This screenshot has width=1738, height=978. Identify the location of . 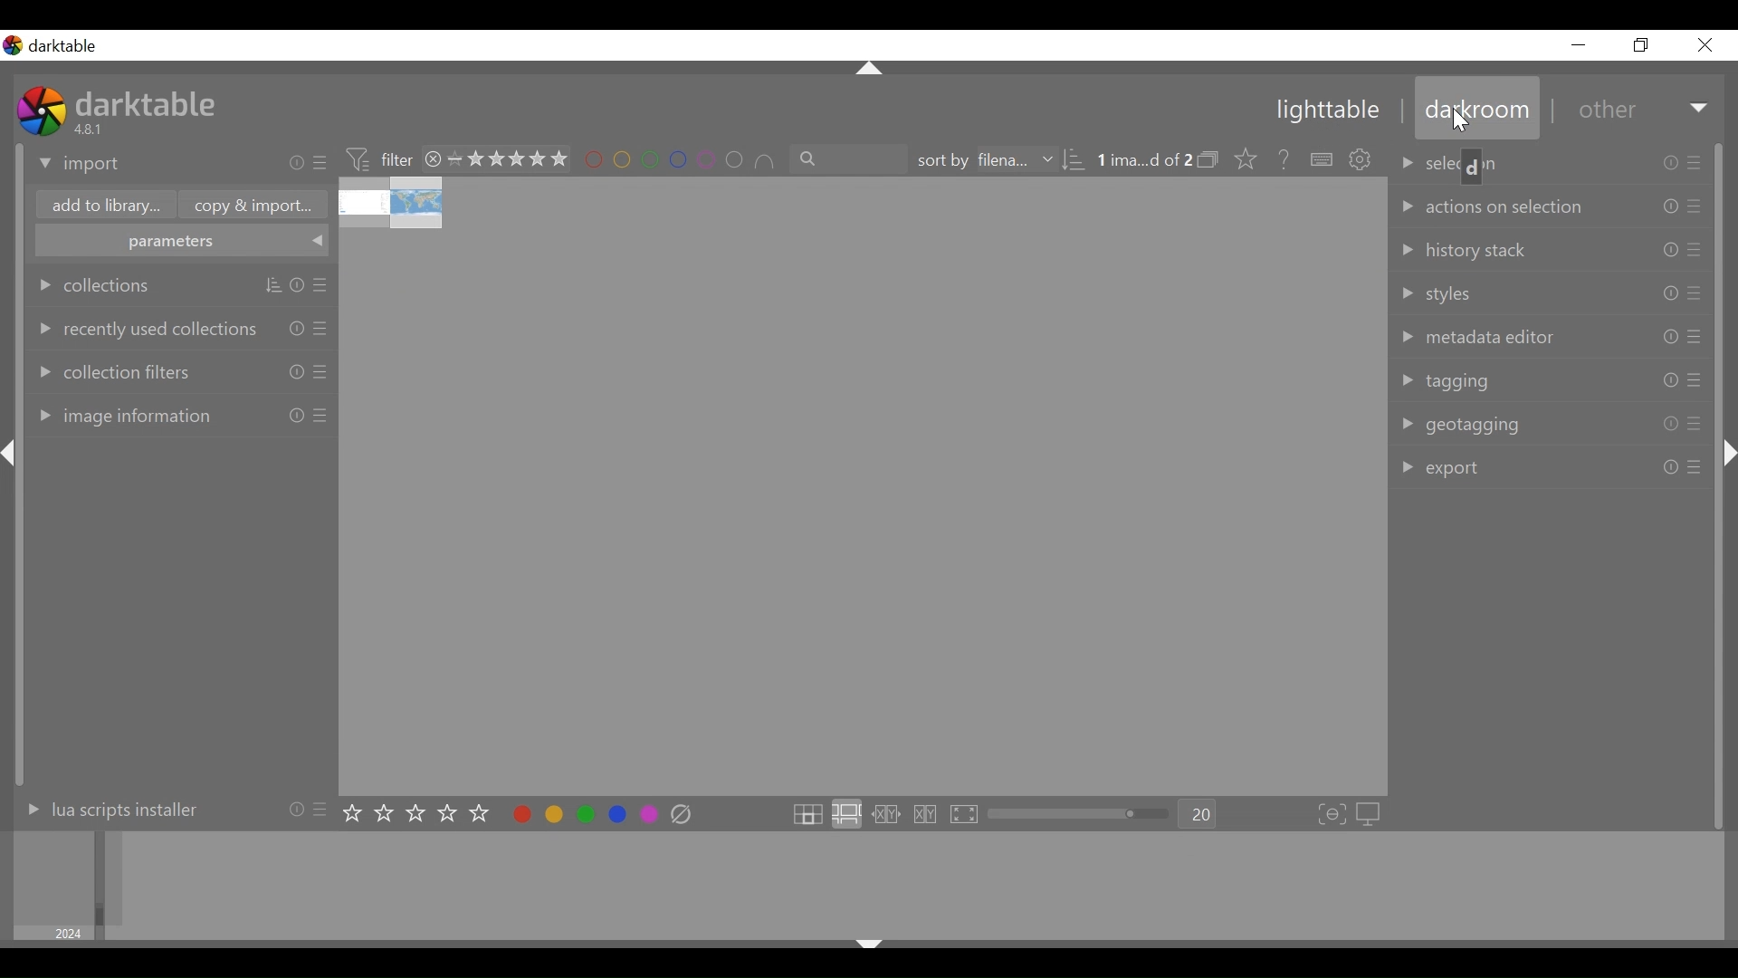
(321, 418).